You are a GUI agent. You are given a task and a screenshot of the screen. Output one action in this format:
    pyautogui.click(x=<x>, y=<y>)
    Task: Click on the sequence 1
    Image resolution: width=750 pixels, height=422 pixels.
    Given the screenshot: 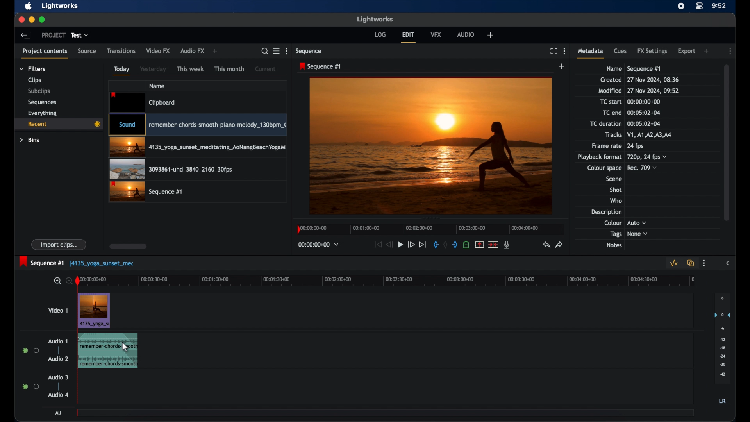 What is the action you would take?
    pyautogui.click(x=77, y=262)
    